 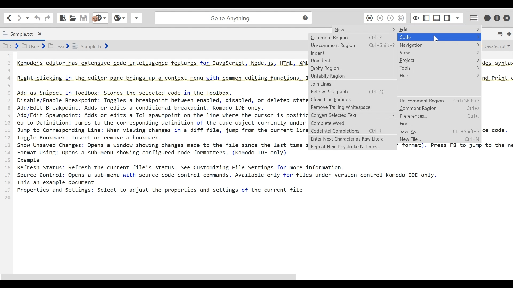 What do you see at coordinates (37, 18) in the screenshot?
I see `Undo` at bounding box center [37, 18].